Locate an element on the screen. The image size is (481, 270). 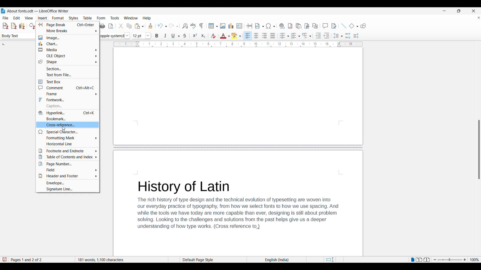
Current zoom factor is located at coordinates (474, 260).